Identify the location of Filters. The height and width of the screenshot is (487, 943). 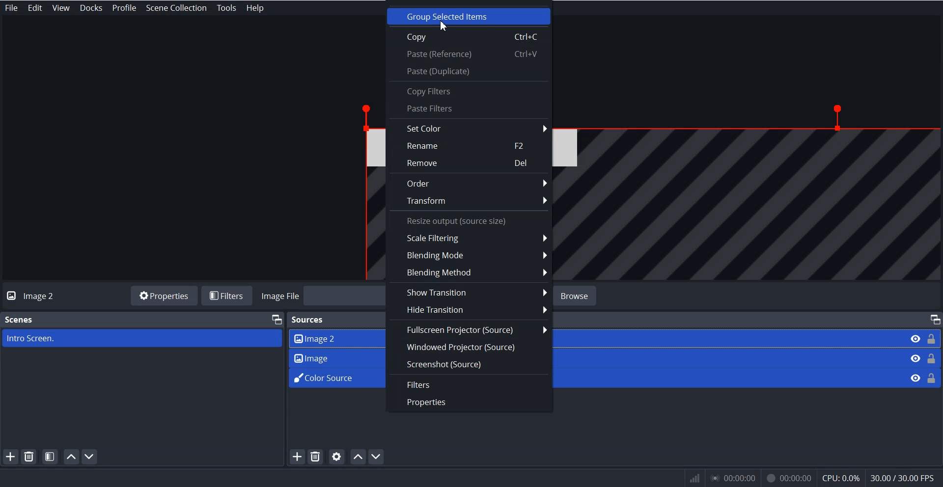
(229, 296).